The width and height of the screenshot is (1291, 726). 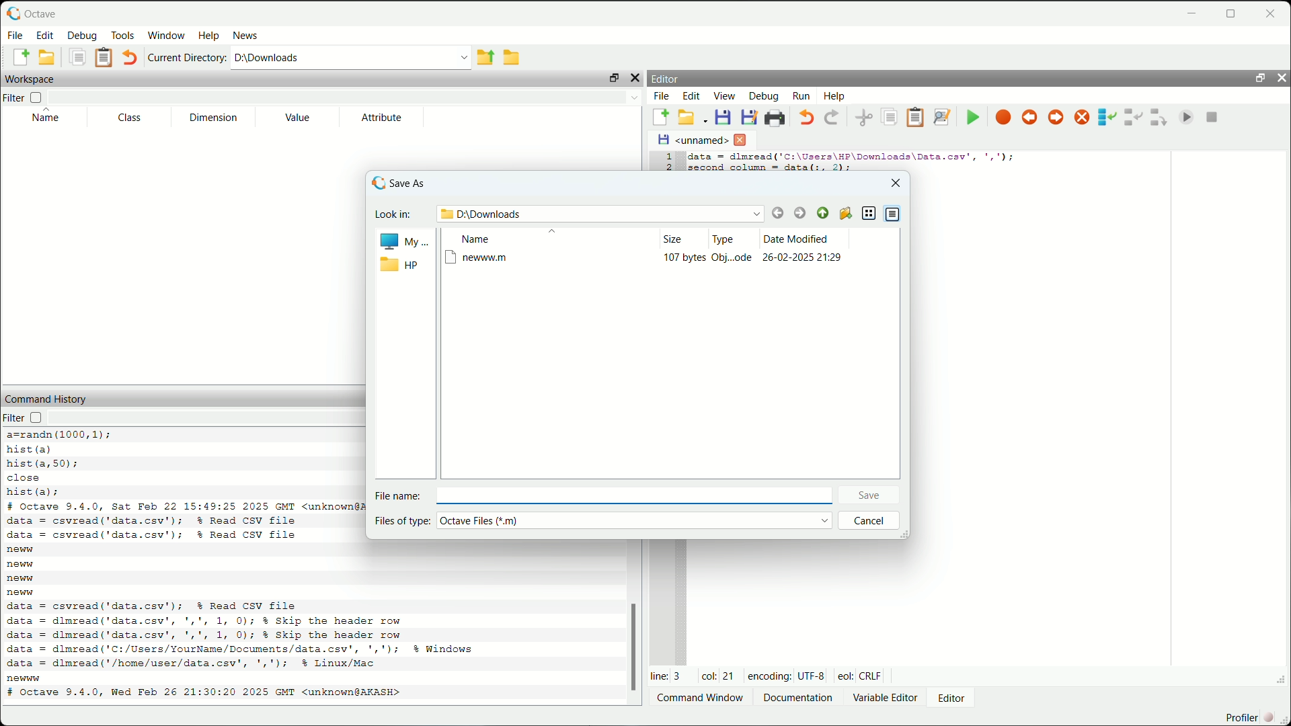 What do you see at coordinates (1278, 680) in the screenshot?
I see `expand` at bounding box center [1278, 680].